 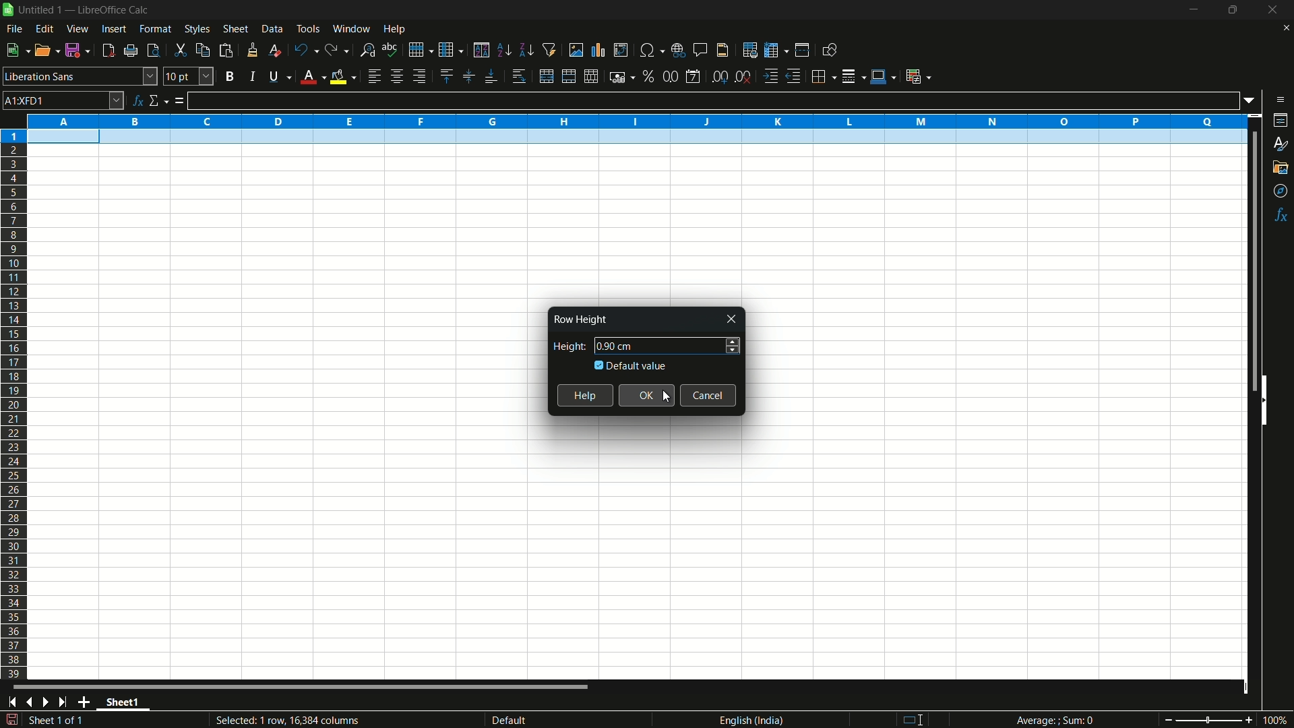 What do you see at coordinates (1285, 31) in the screenshot?
I see `close current sheet` at bounding box center [1285, 31].